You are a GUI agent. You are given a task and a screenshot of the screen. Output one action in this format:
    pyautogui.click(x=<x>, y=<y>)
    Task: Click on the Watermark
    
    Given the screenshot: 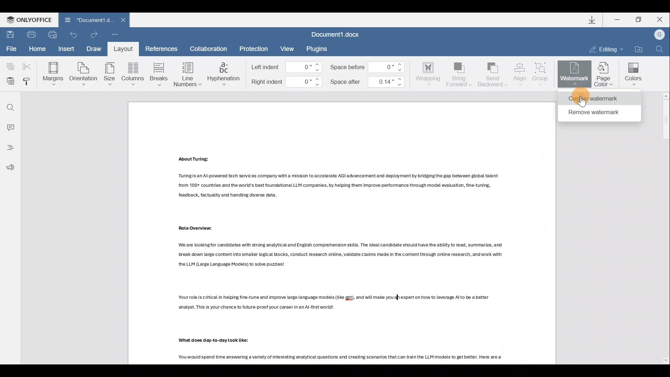 What is the action you would take?
    pyautogui.click(x=575, y=73)
    